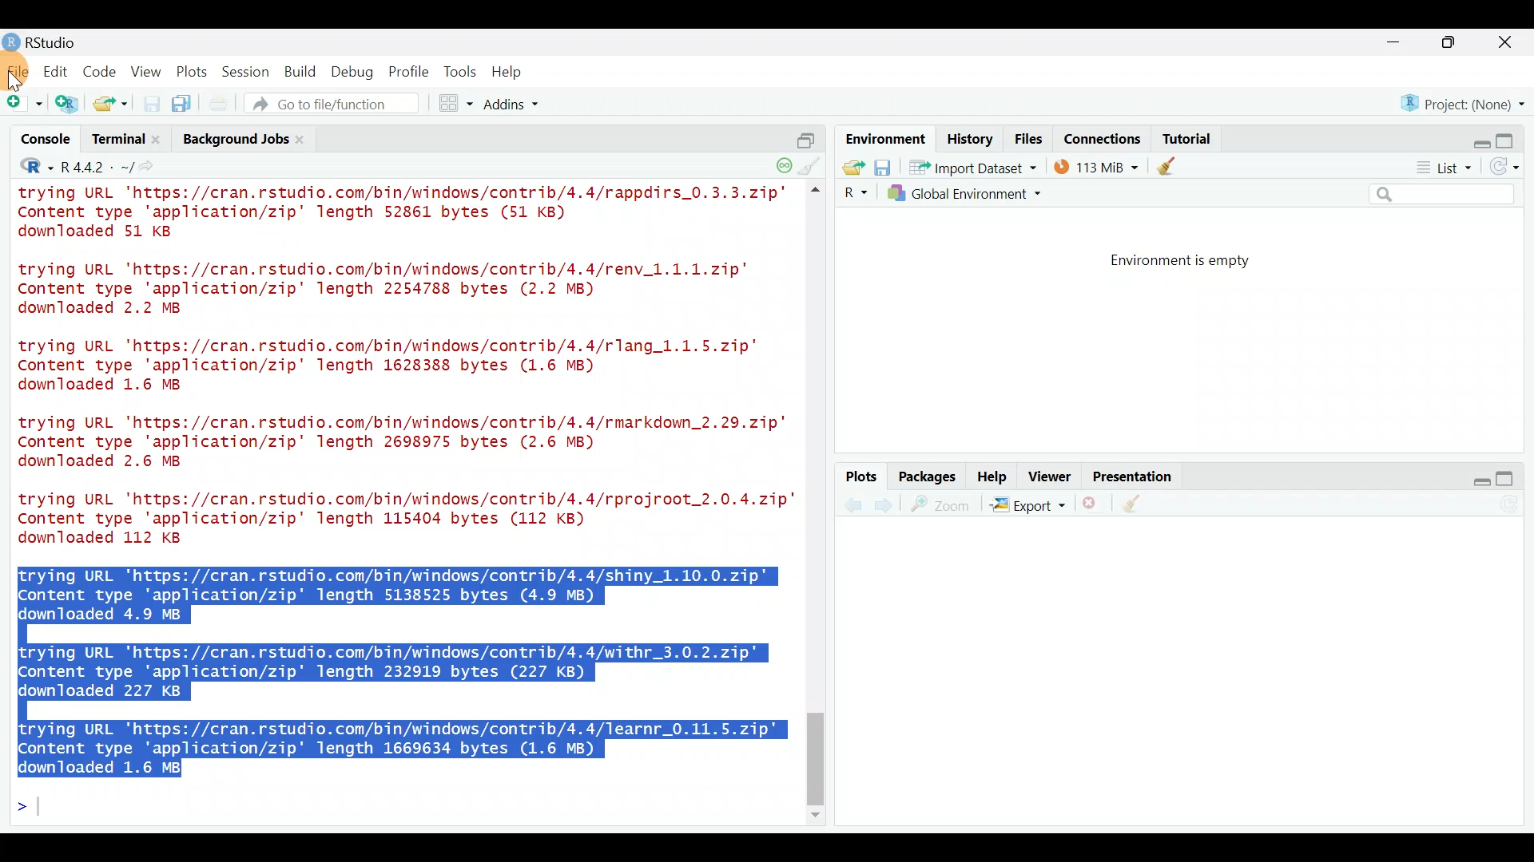 This screenshot has height=862, width=1534. I want to click on R, so click(26, 168).